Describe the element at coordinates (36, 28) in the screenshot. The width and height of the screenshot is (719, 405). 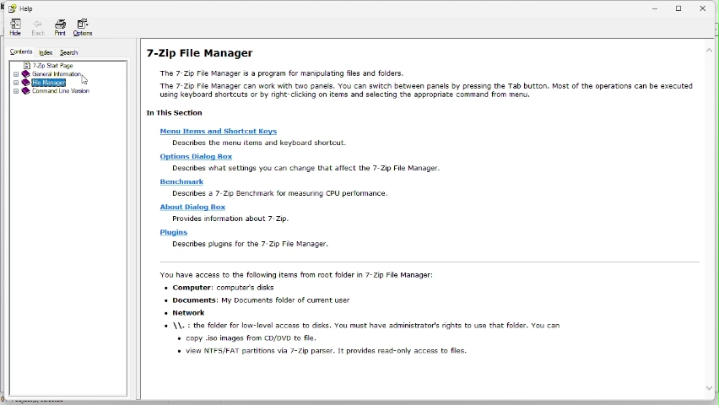
I see `Back` at that location.